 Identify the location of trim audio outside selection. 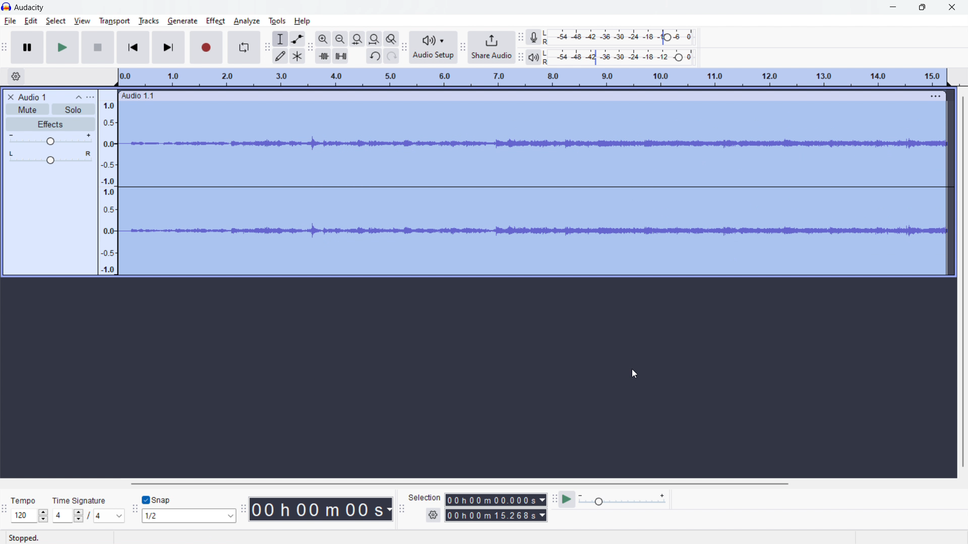
(324, 56).